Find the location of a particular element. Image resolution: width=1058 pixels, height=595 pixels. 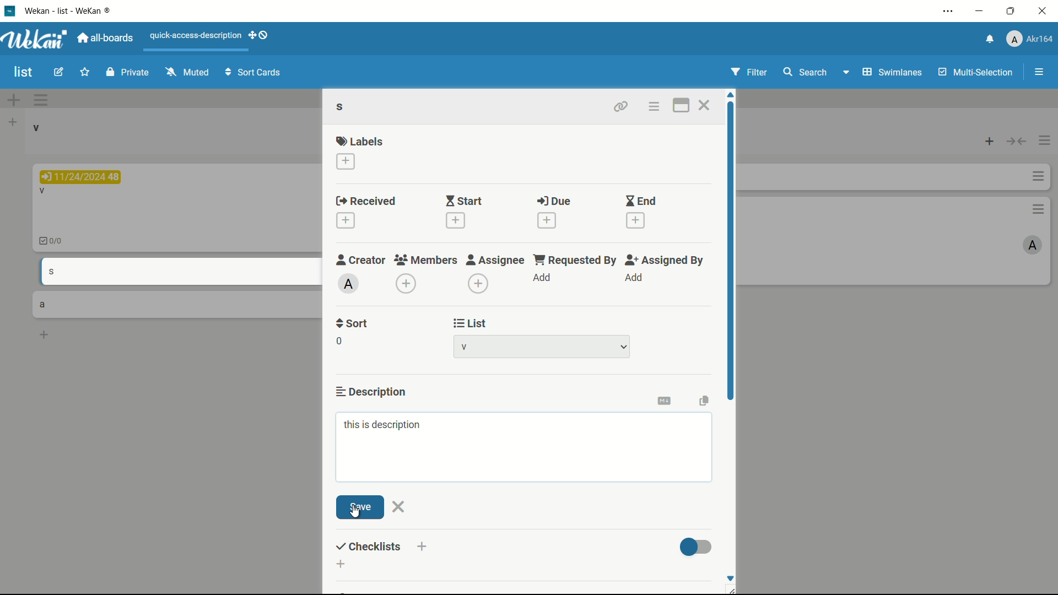

add label is located at coordinates (346, 161).